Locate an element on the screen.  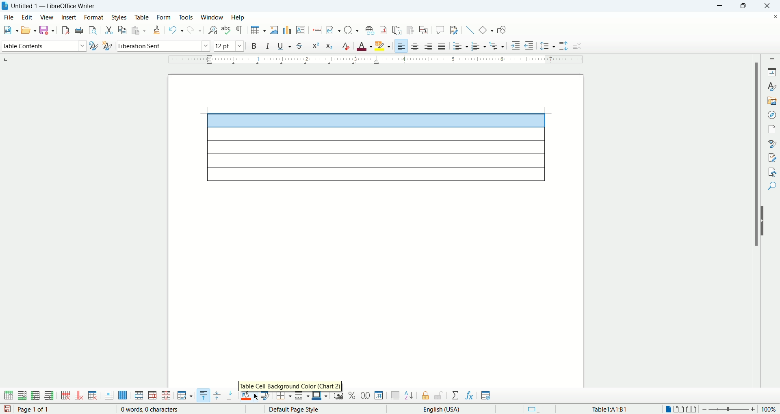
table1 is located at coordinates (611, 409).